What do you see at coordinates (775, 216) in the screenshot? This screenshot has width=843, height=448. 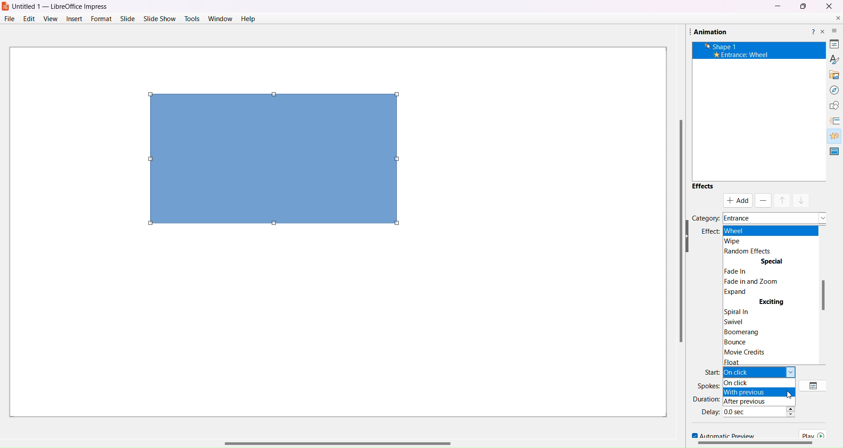 I see `Names of Category` at bounding box center [775, 216].